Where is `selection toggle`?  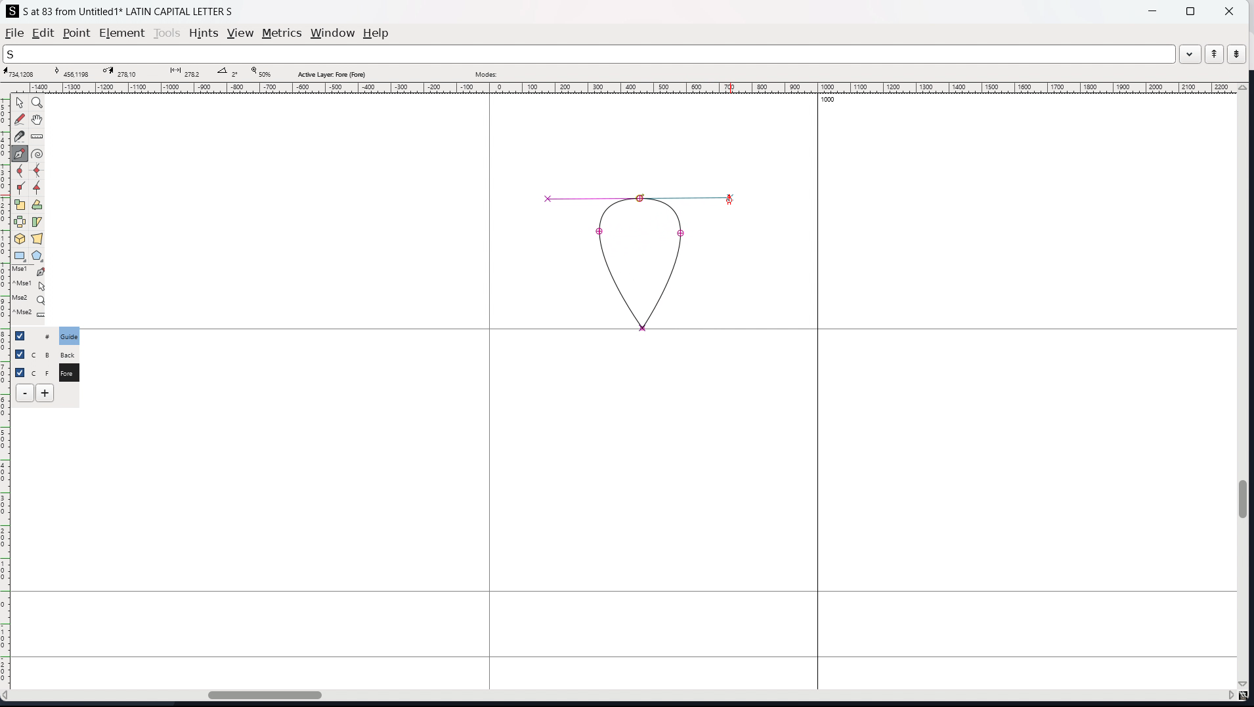
selection toggle is located at coordinates (21, 371).